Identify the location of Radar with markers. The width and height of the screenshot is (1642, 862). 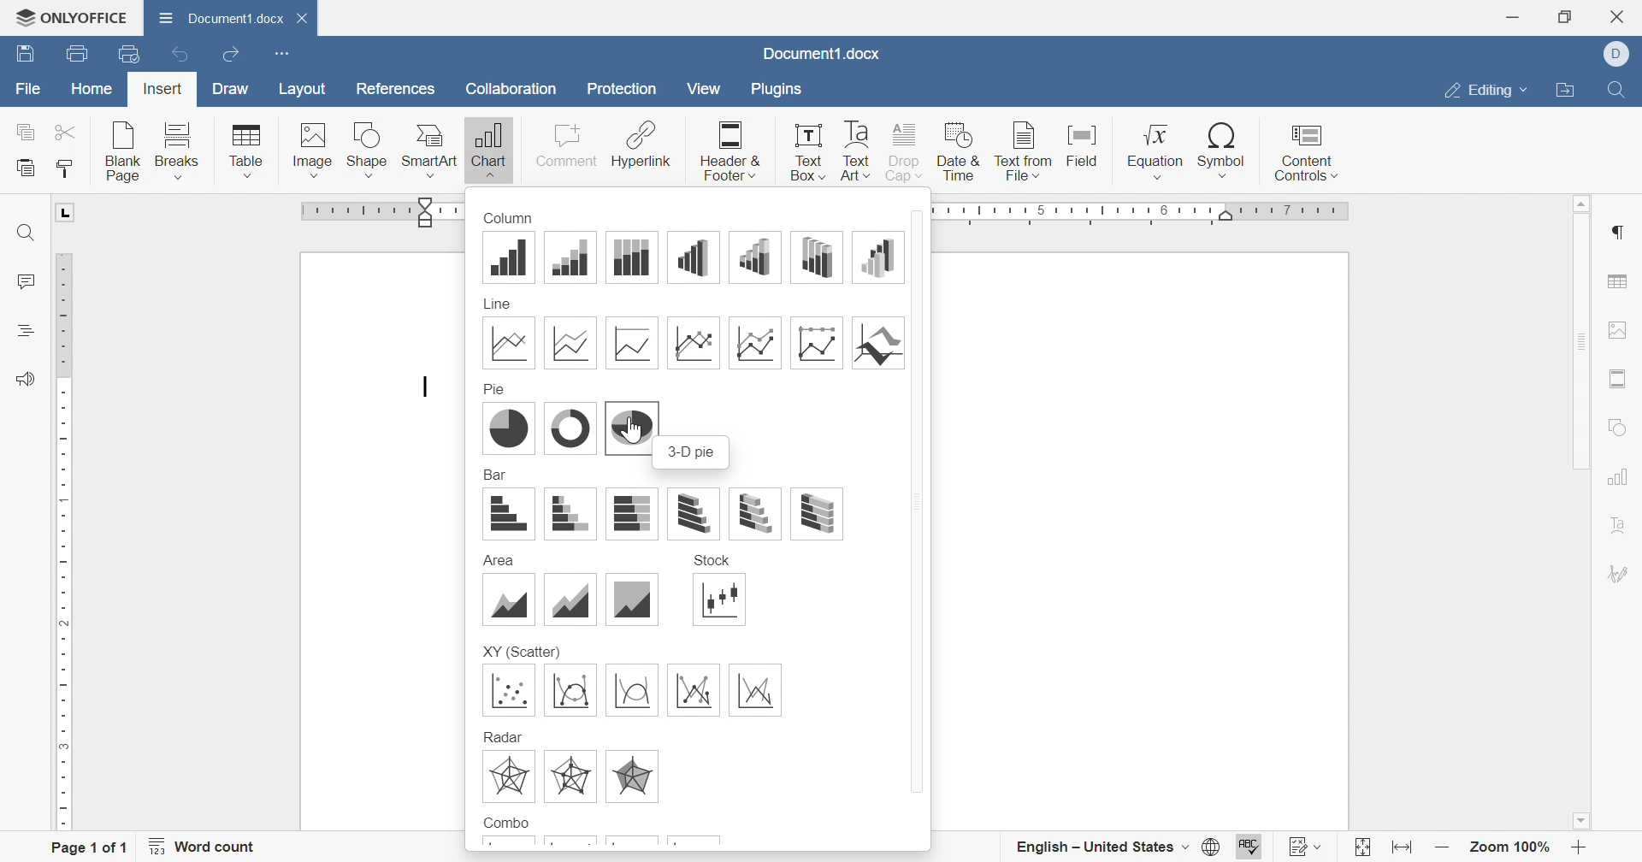
(570, 776).